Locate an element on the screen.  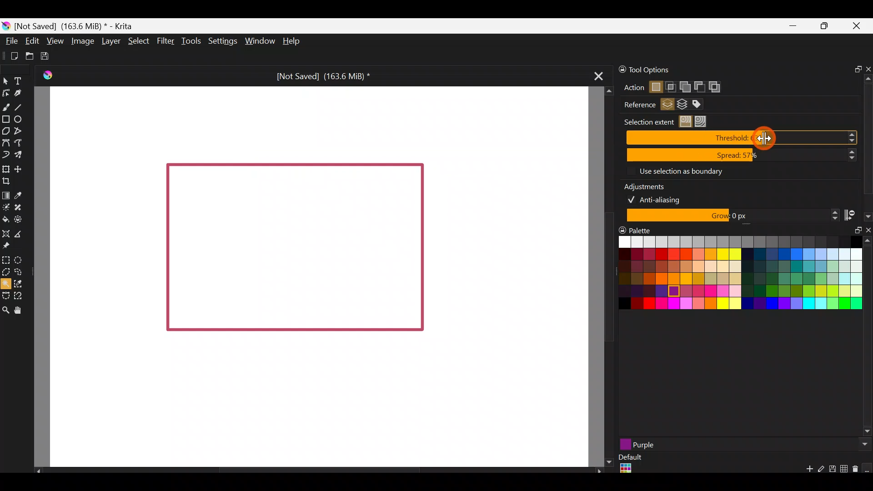
Palette is located at coordinates (636, 230).